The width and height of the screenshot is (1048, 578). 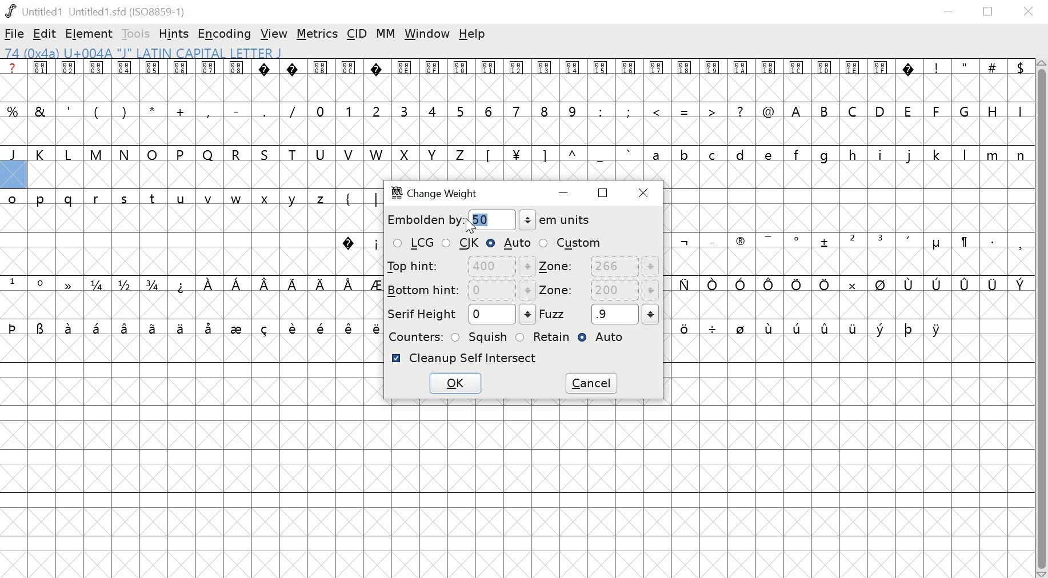 What do you see at coordinates (274, 35) in the screenshot?
I see `VIEW` at bounding box center [274, 35].